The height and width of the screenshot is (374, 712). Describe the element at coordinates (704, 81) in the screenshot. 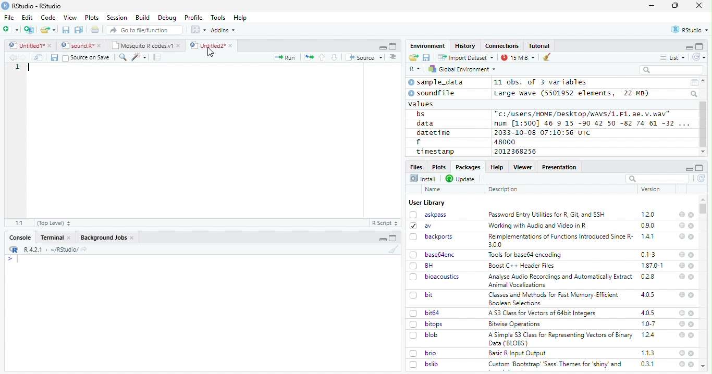

I see `scroll up` at that location.